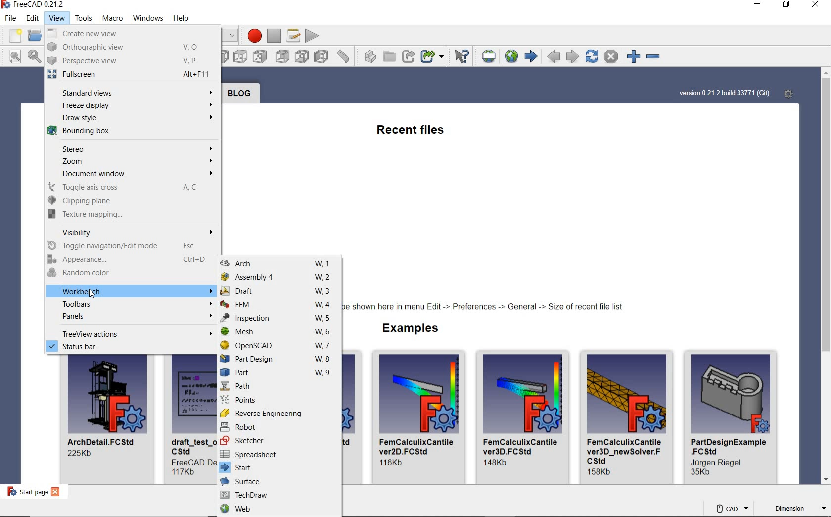 The height and width of the screenshot is (517, 831). Describe the element at coordinates (406, 330) in the screenshot. I see `examples` at that location.